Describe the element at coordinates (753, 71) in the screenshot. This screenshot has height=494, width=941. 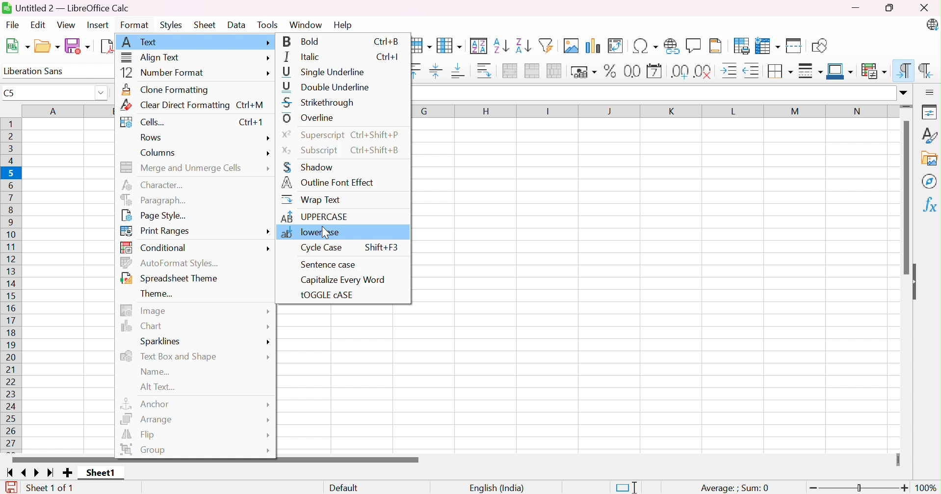
I see `Decrease Indent` at that location.